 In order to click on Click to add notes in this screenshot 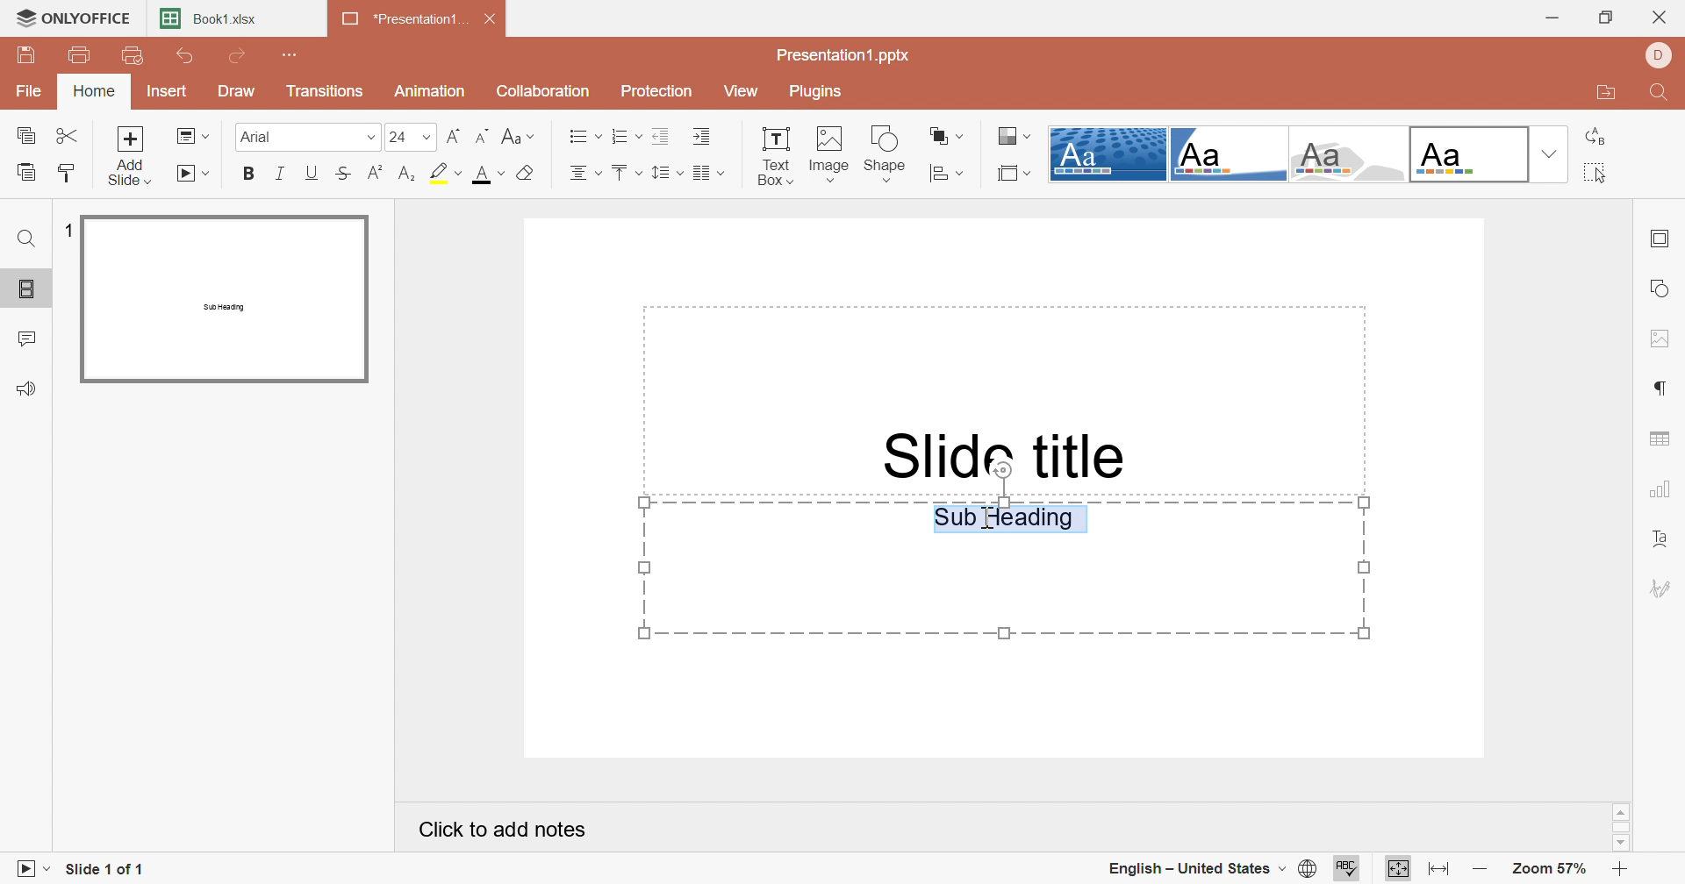, I will do `click(496, 827)`.